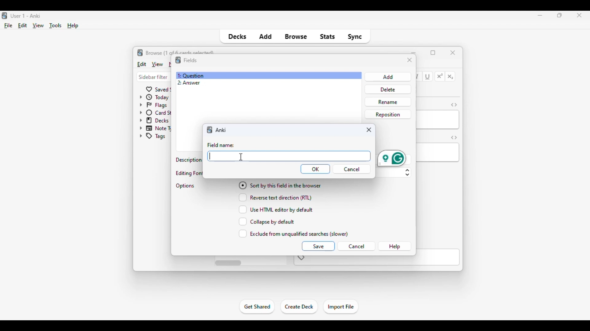  Describe the element at coordinates (433, 53) in the screenshot. I see `maximize` at that location.